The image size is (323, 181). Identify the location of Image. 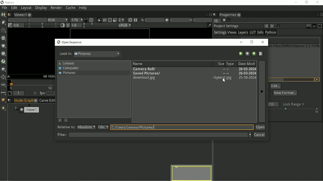
(4, 15).